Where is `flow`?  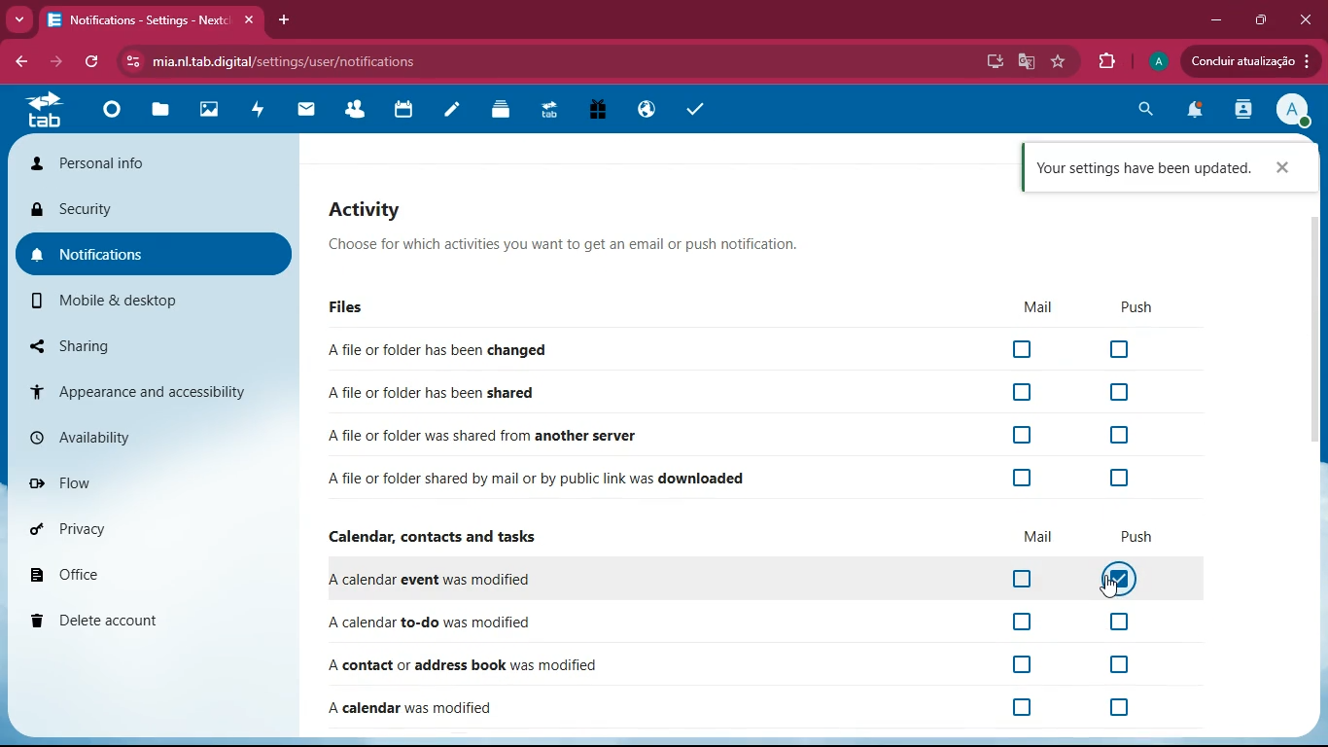
flow is located at coordinates (157, 481).